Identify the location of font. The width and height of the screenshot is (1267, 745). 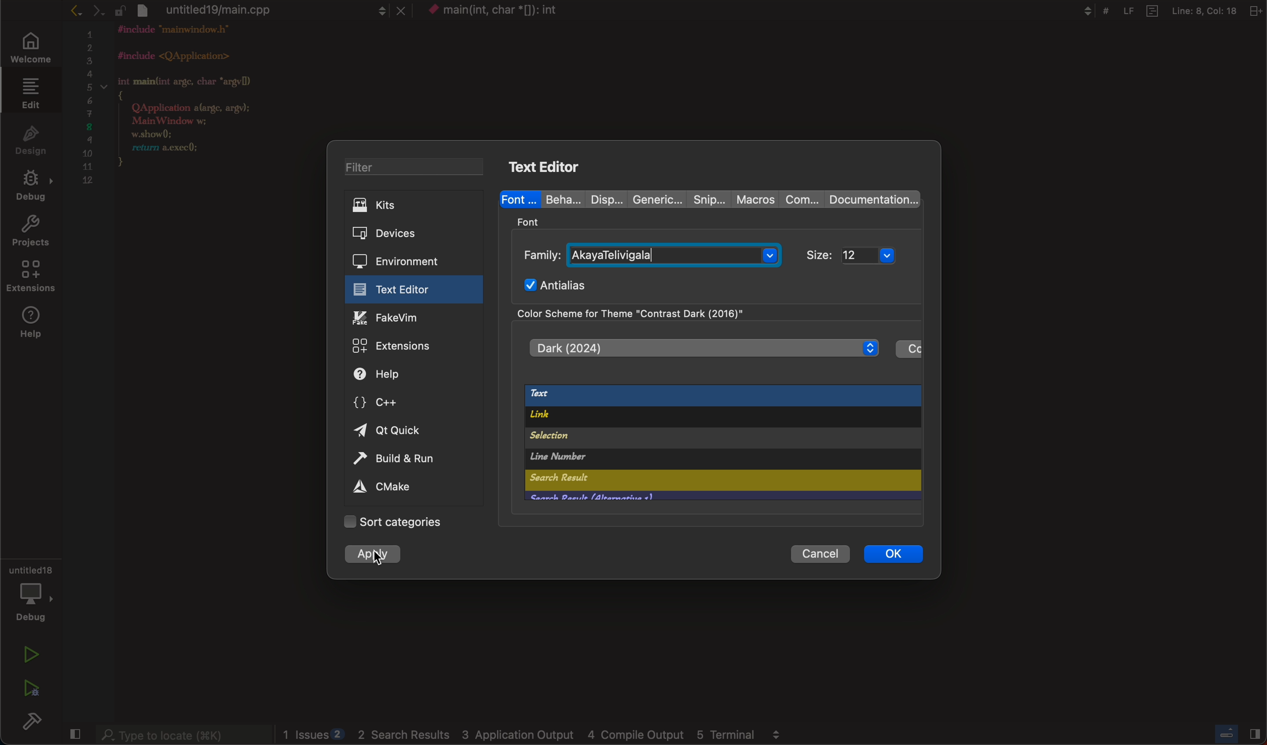
(519, 198).